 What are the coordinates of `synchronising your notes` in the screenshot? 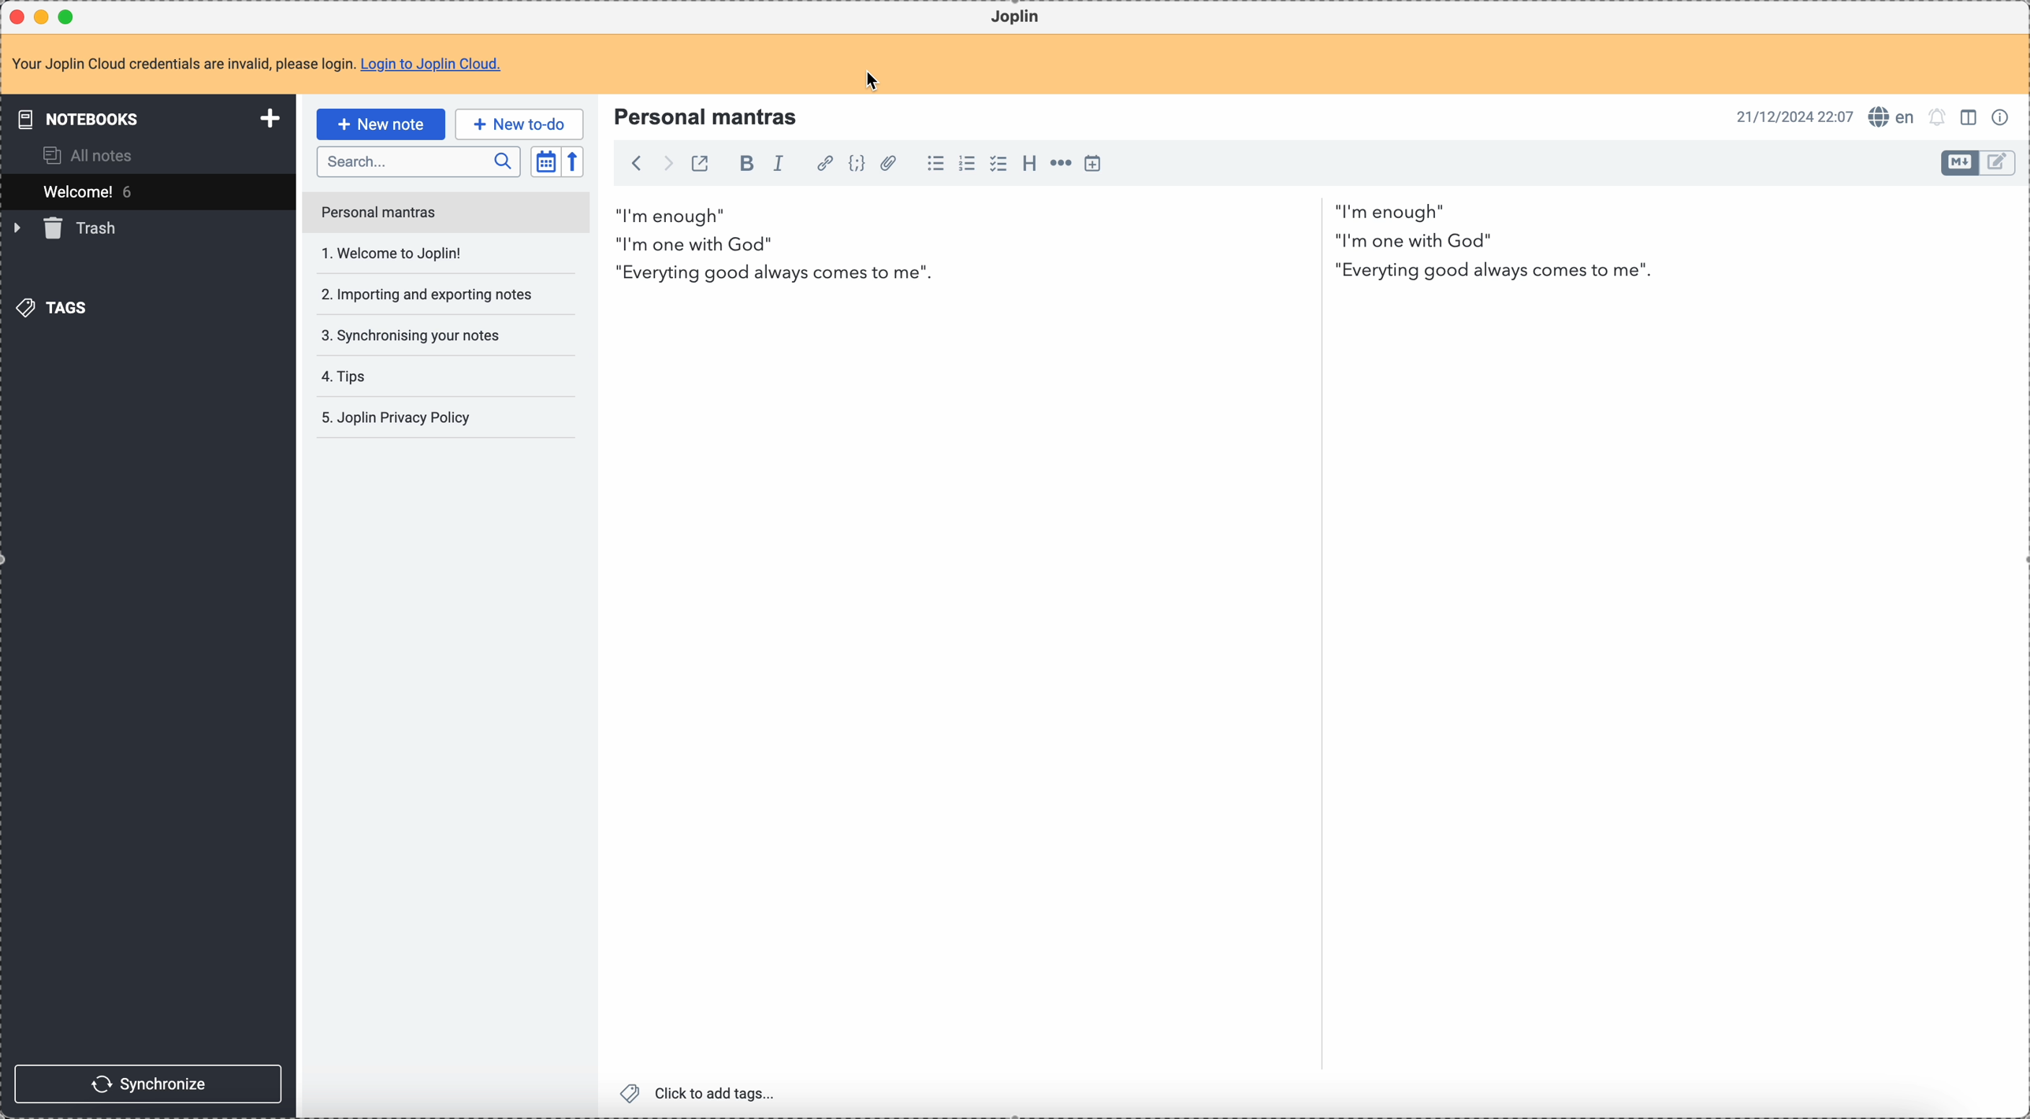 It's located at (418, 335).